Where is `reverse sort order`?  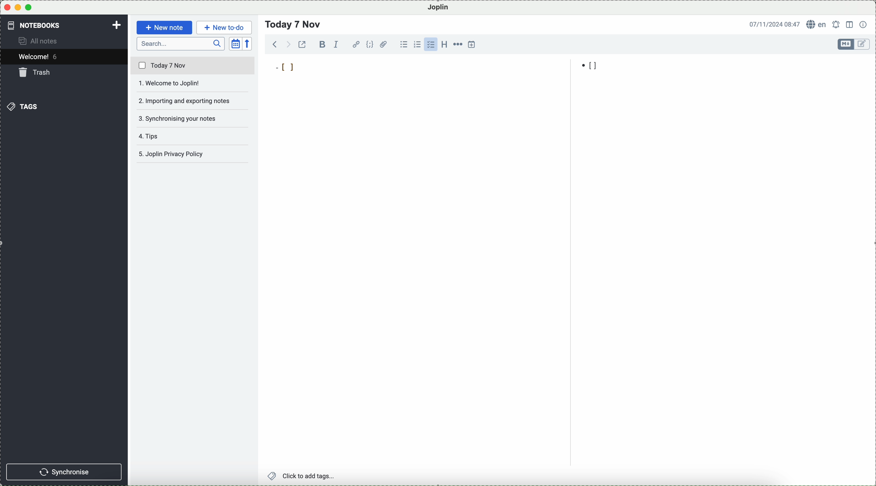
reverse sort order is located at coordinates (248, 44).